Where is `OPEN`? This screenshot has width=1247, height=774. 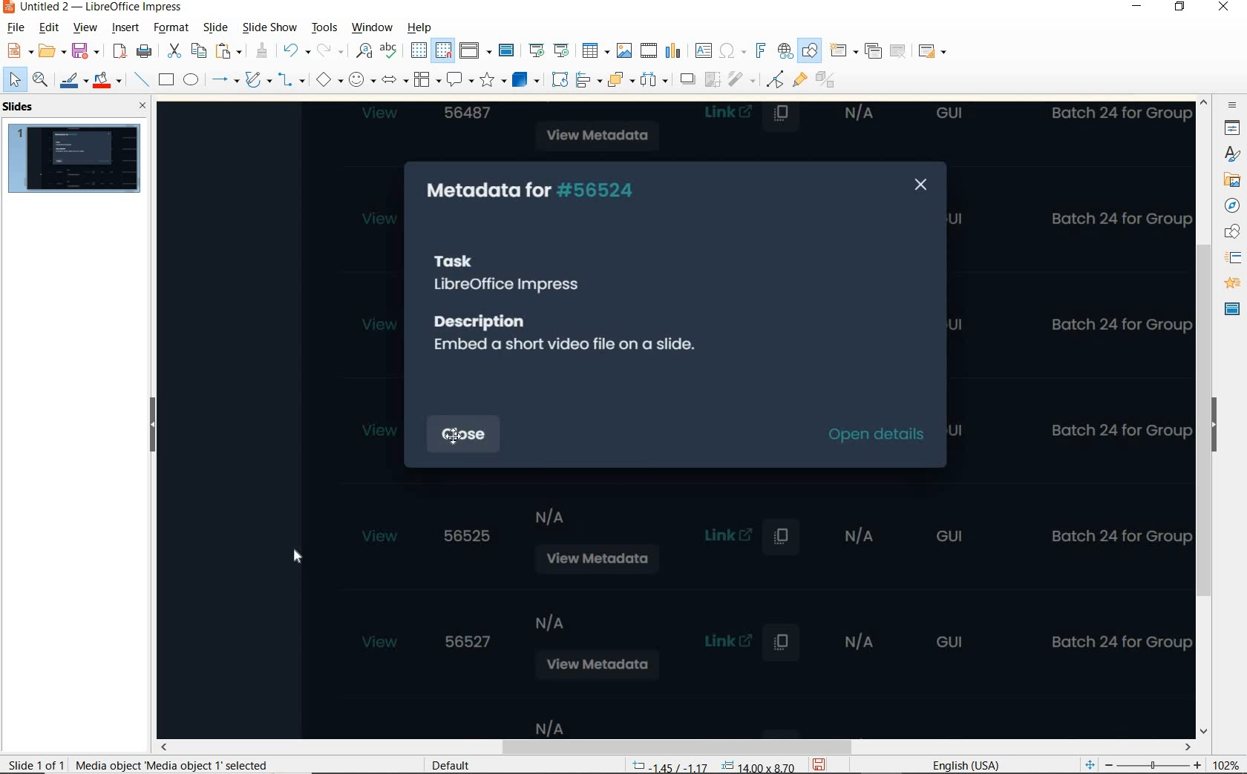 OPEN is located at coordinates (52, 52).